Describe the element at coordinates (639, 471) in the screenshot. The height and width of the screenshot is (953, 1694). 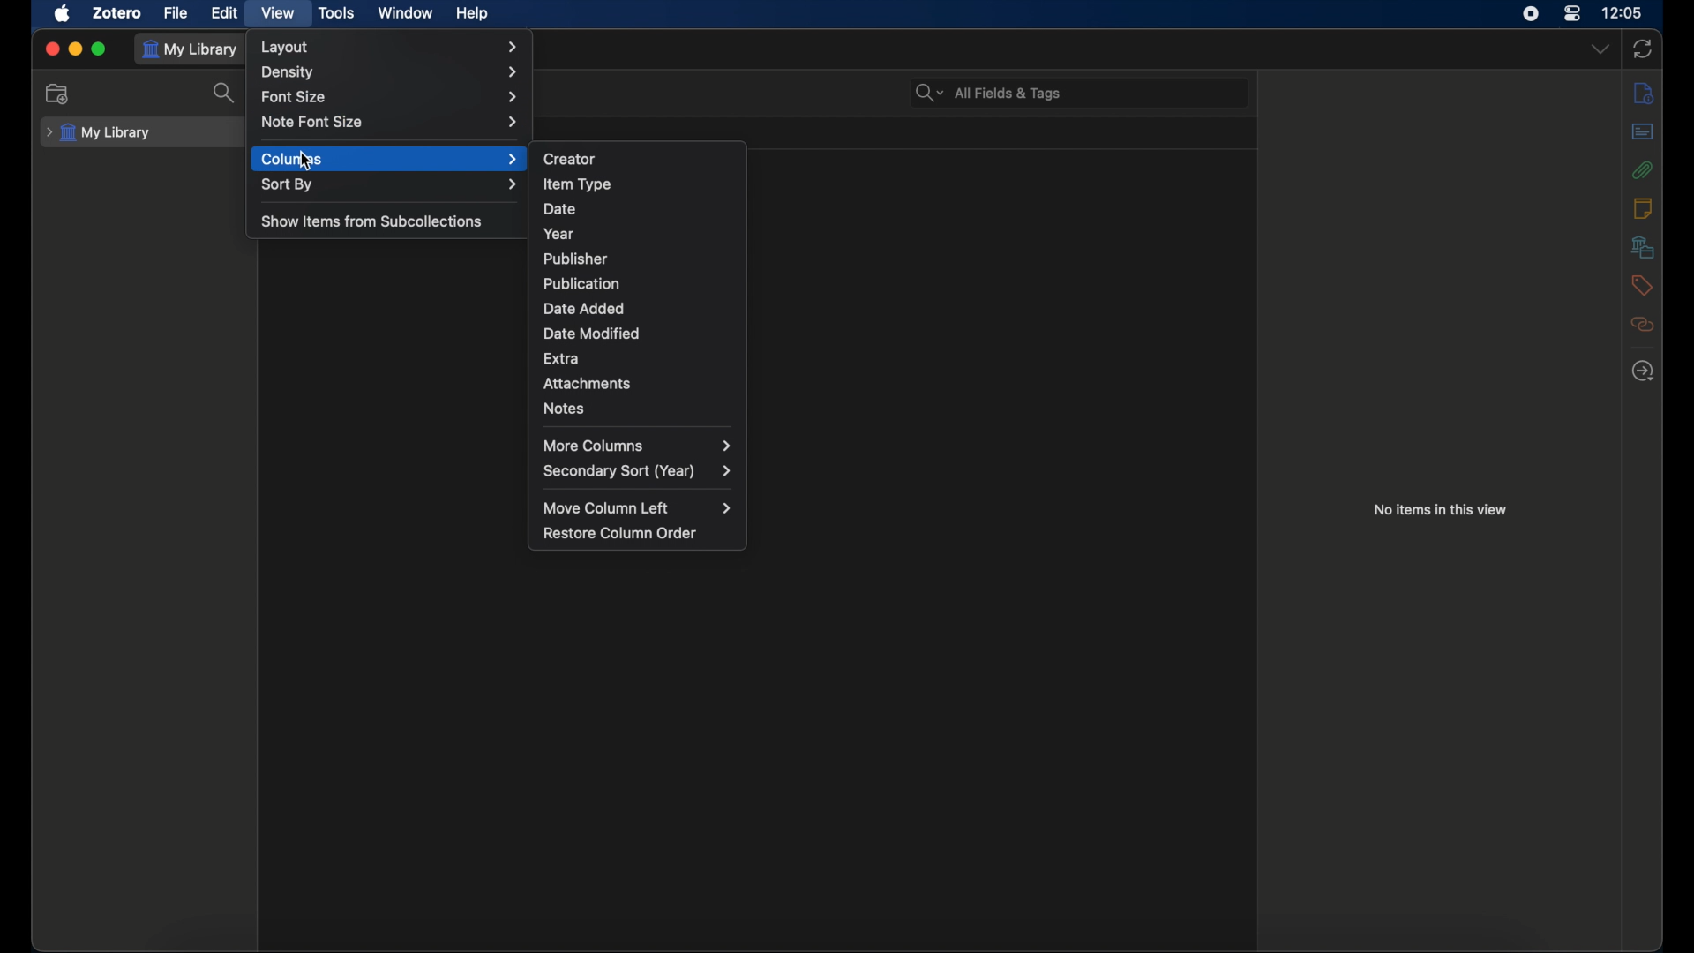
I see `secondary sort` at that location.